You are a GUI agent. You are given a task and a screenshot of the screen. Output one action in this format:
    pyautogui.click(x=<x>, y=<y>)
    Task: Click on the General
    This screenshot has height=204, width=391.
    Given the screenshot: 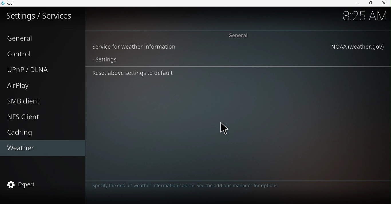 What is the action you would take?
    pyautogui.click(x=240, y=35)
    